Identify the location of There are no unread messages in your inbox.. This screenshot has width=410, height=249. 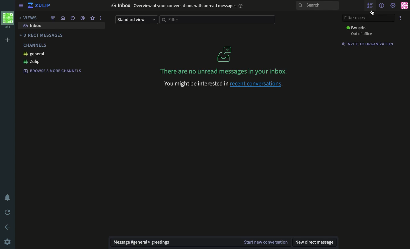
(223, 61).